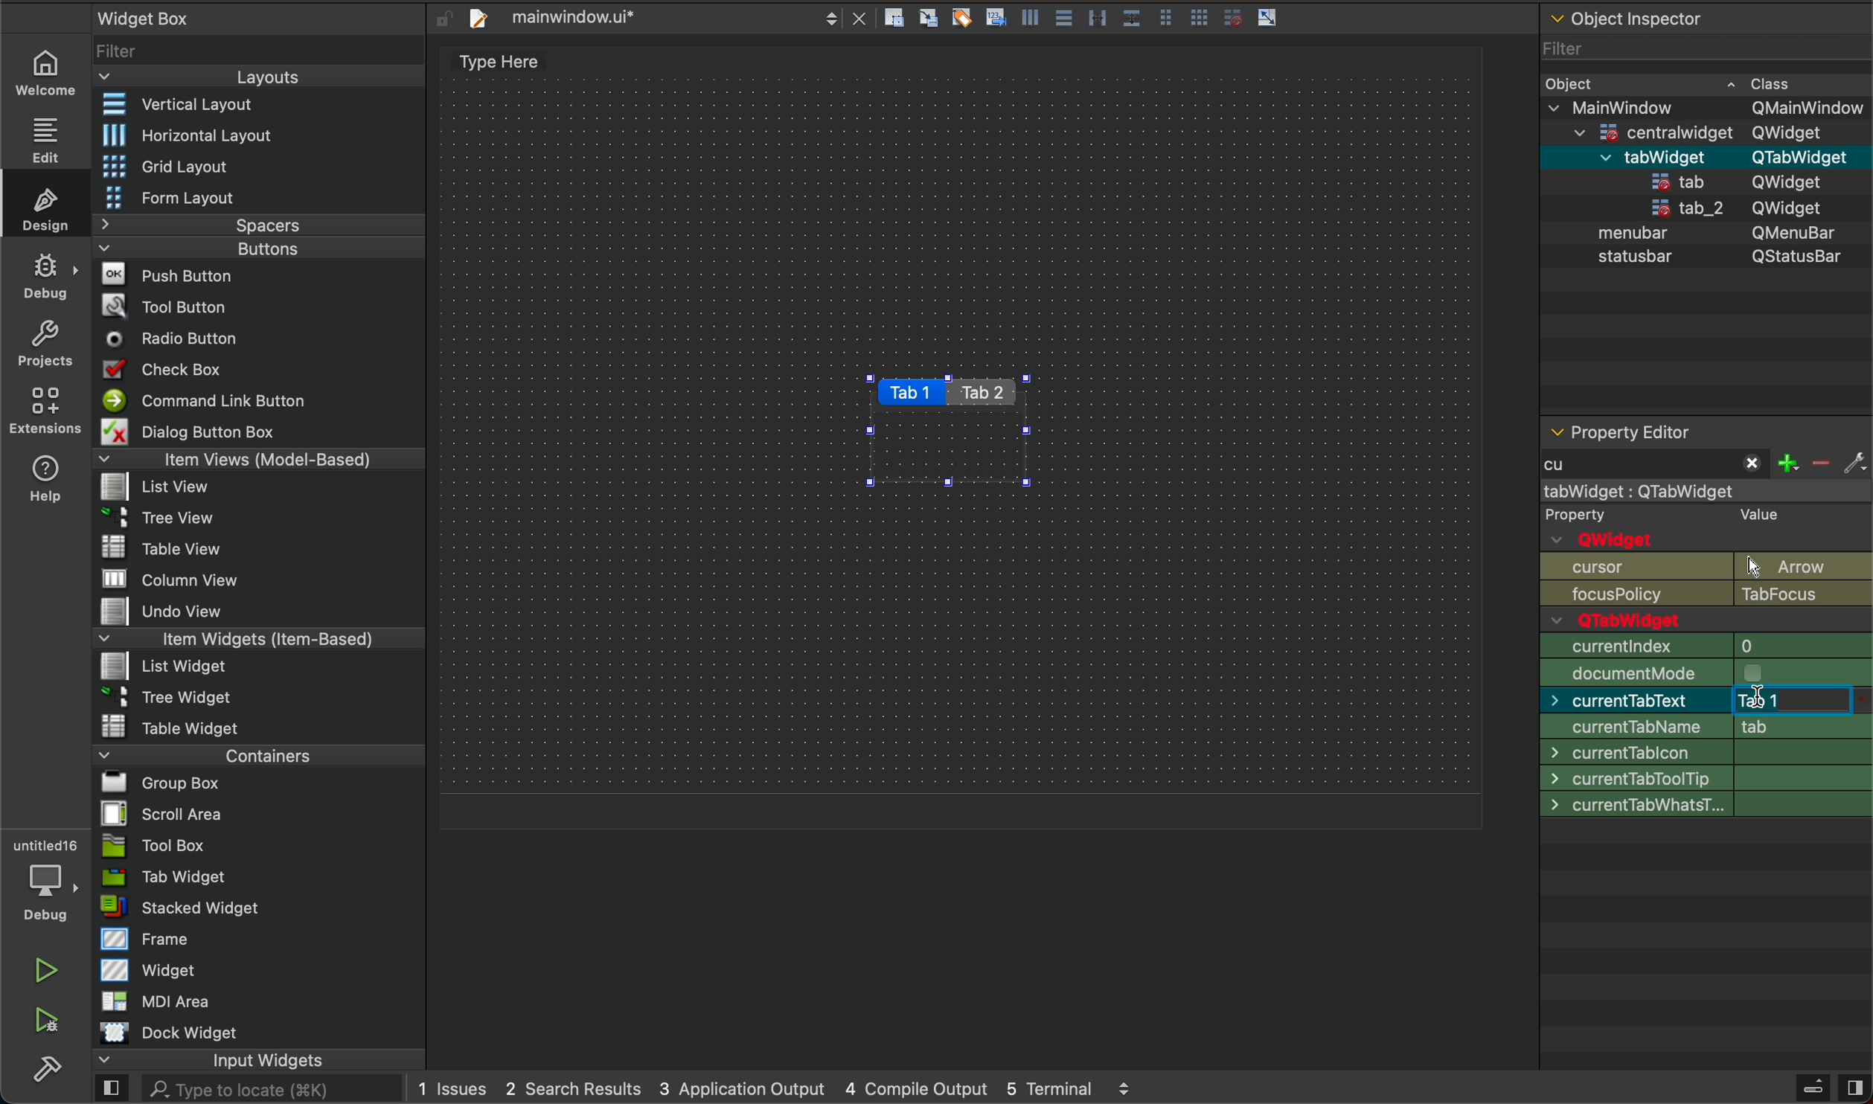  What do you see at coordinates (258, 248) in the screenshot?
I see `Buttons` at bounding box center [258, 248].